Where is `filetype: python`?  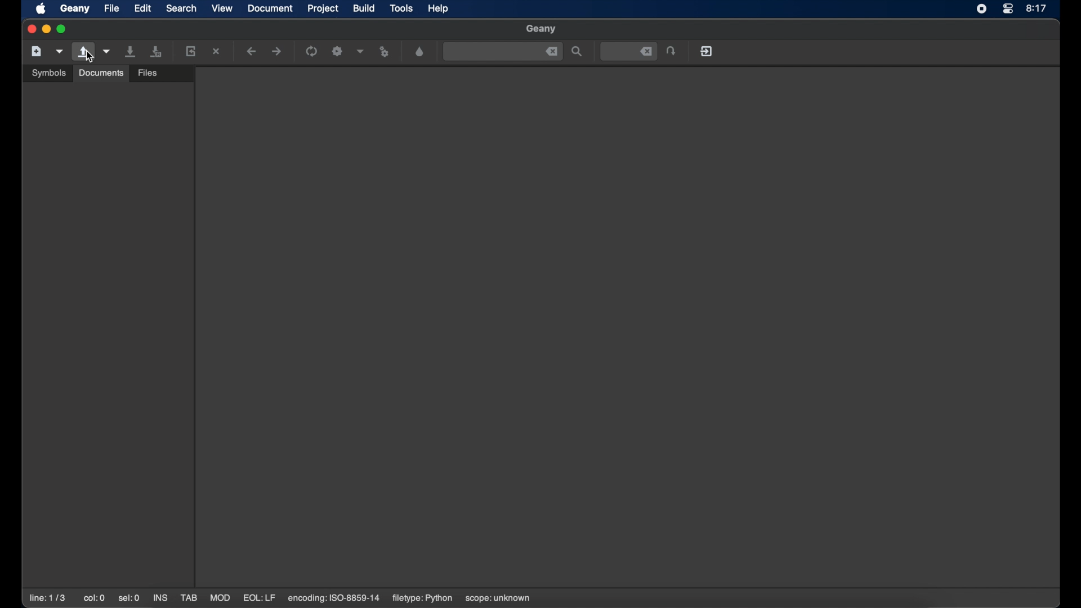 filetype: python is located at coordinates (422, 598).